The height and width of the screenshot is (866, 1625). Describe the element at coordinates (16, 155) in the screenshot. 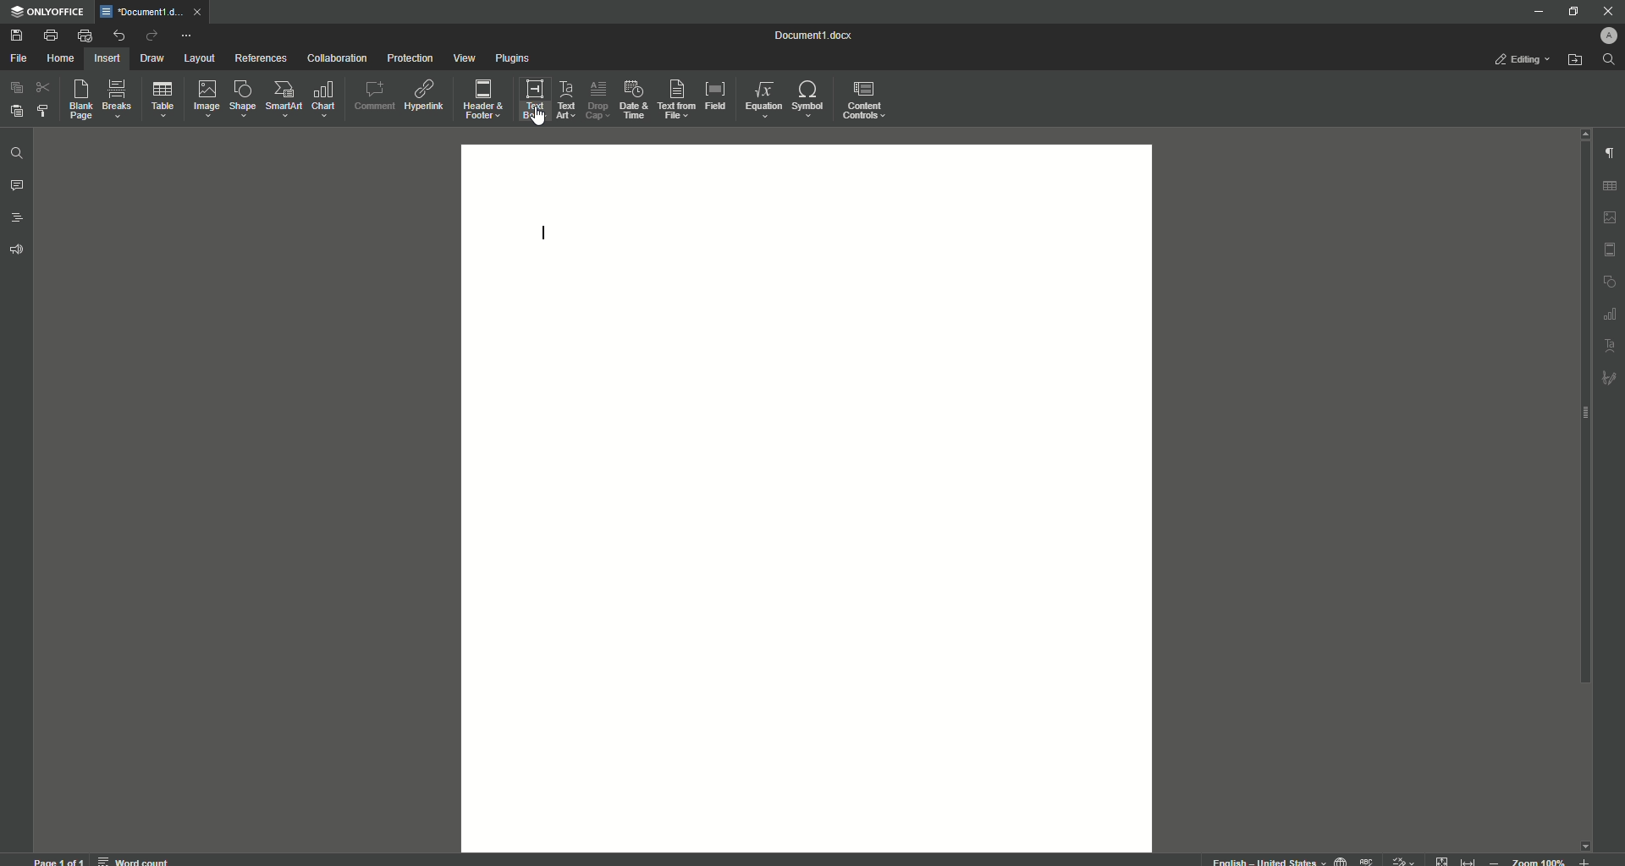

I see `Find` at that location.